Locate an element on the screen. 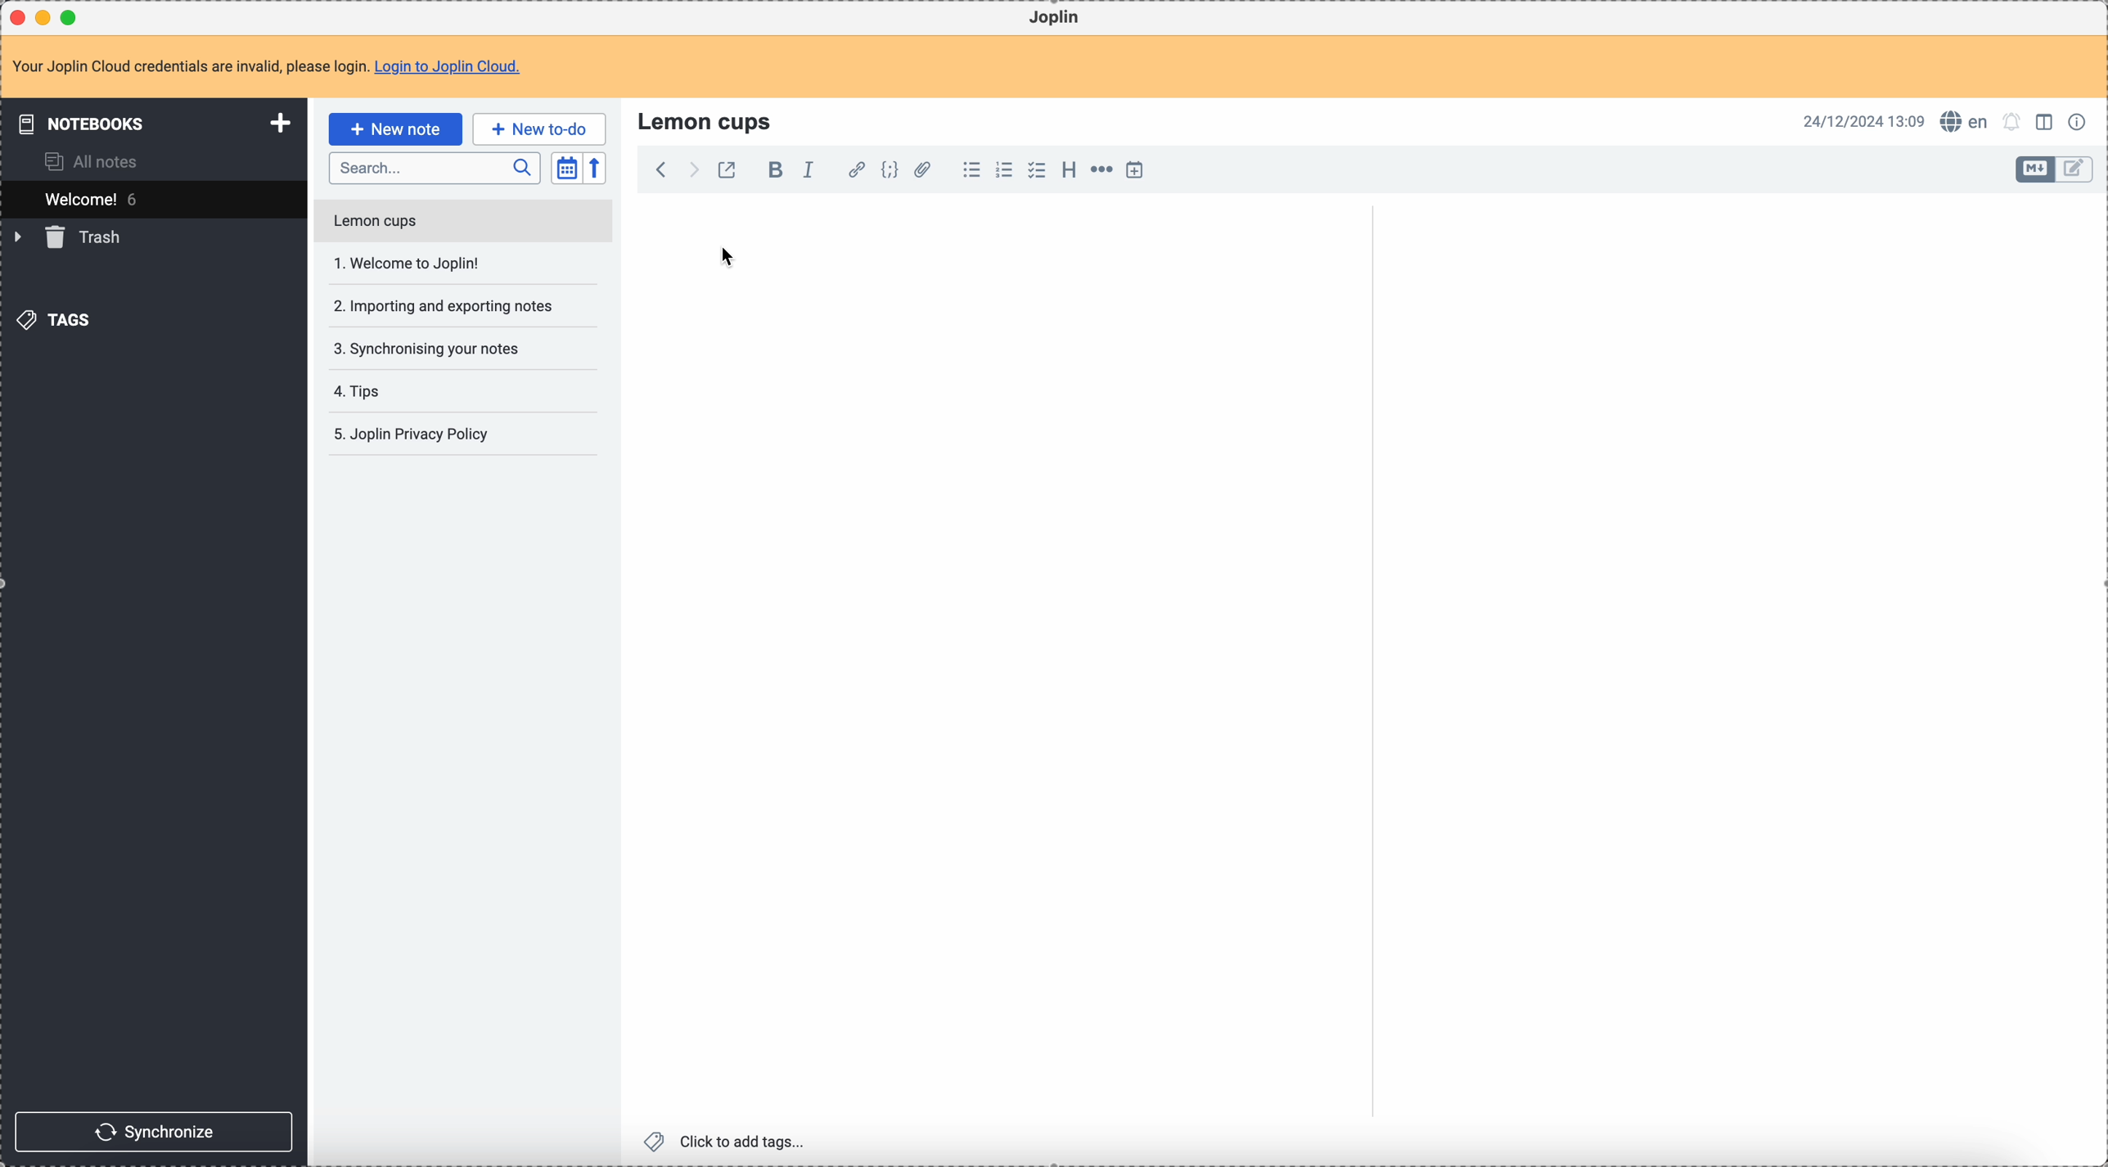  insert time is located at coordinates (1134, 169).